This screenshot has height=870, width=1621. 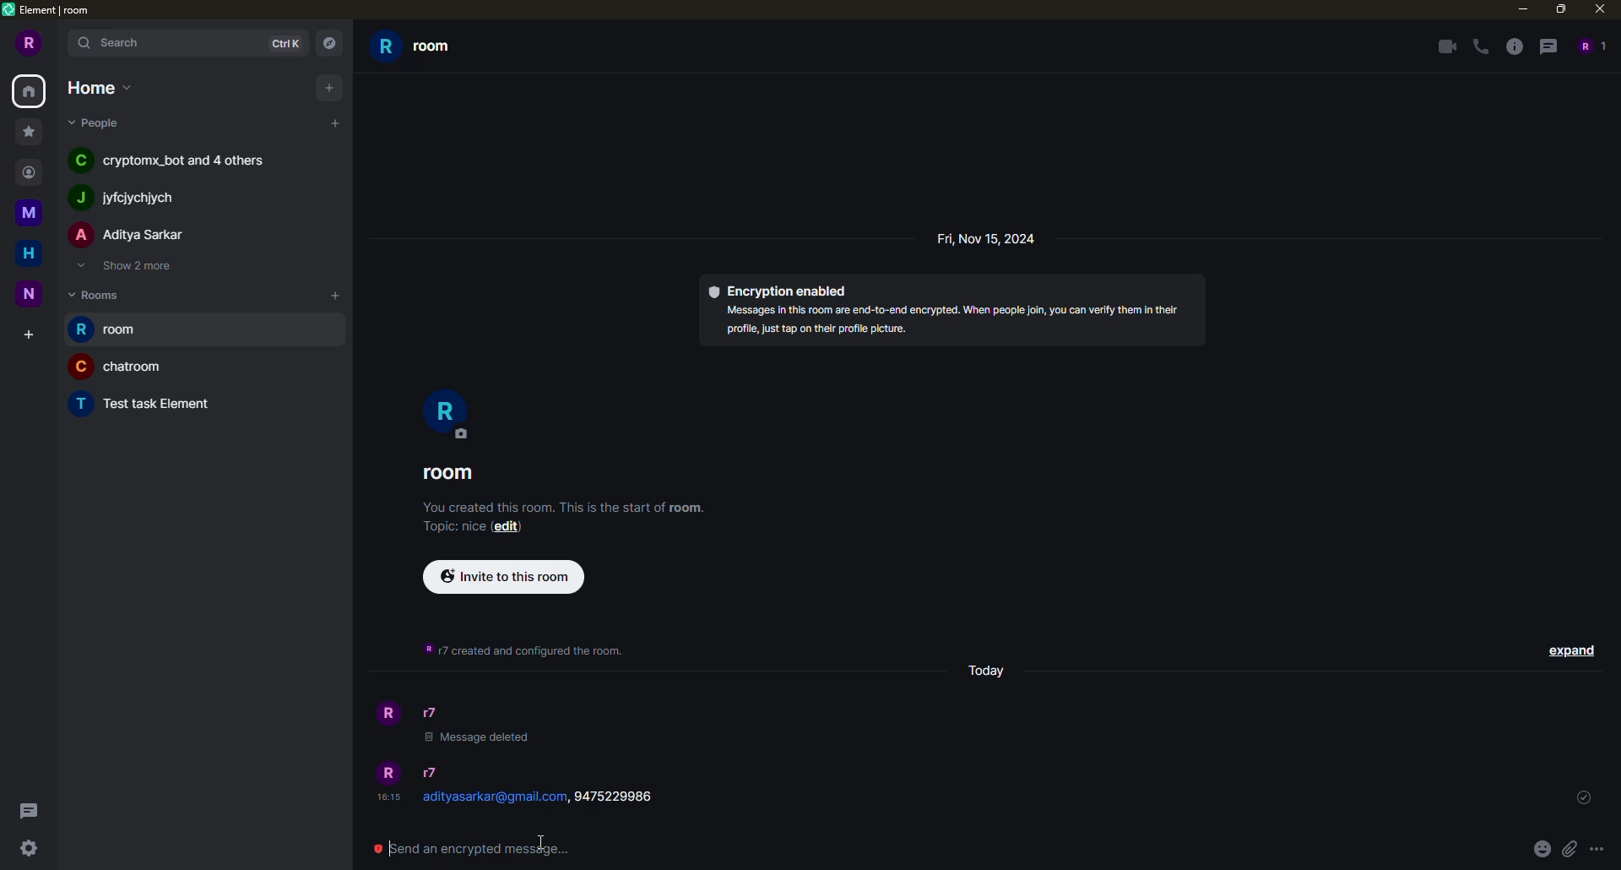 I want to click on info, so click(x=957, y=323).